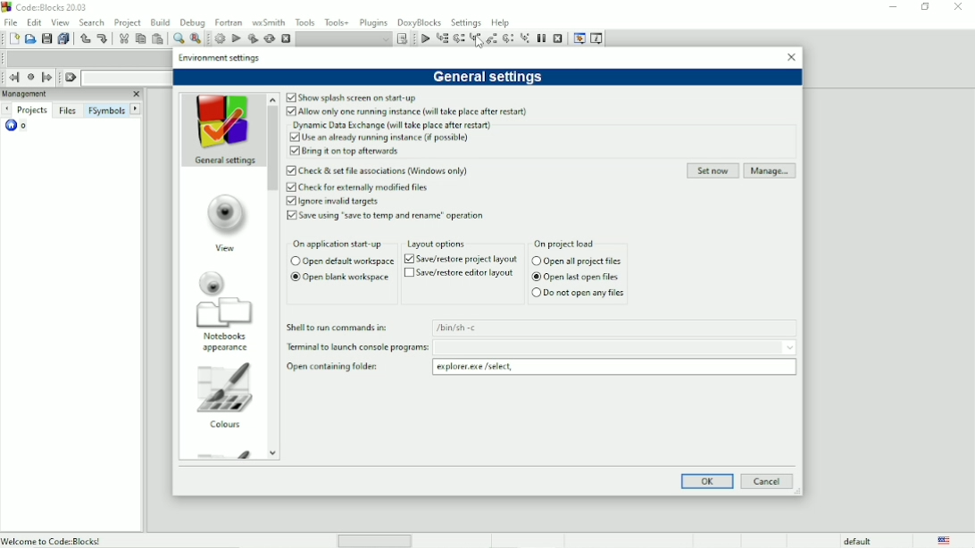  Describe the element at coordinates (424, 38) in the screenshot. I see `Debug/Continue` at that location.